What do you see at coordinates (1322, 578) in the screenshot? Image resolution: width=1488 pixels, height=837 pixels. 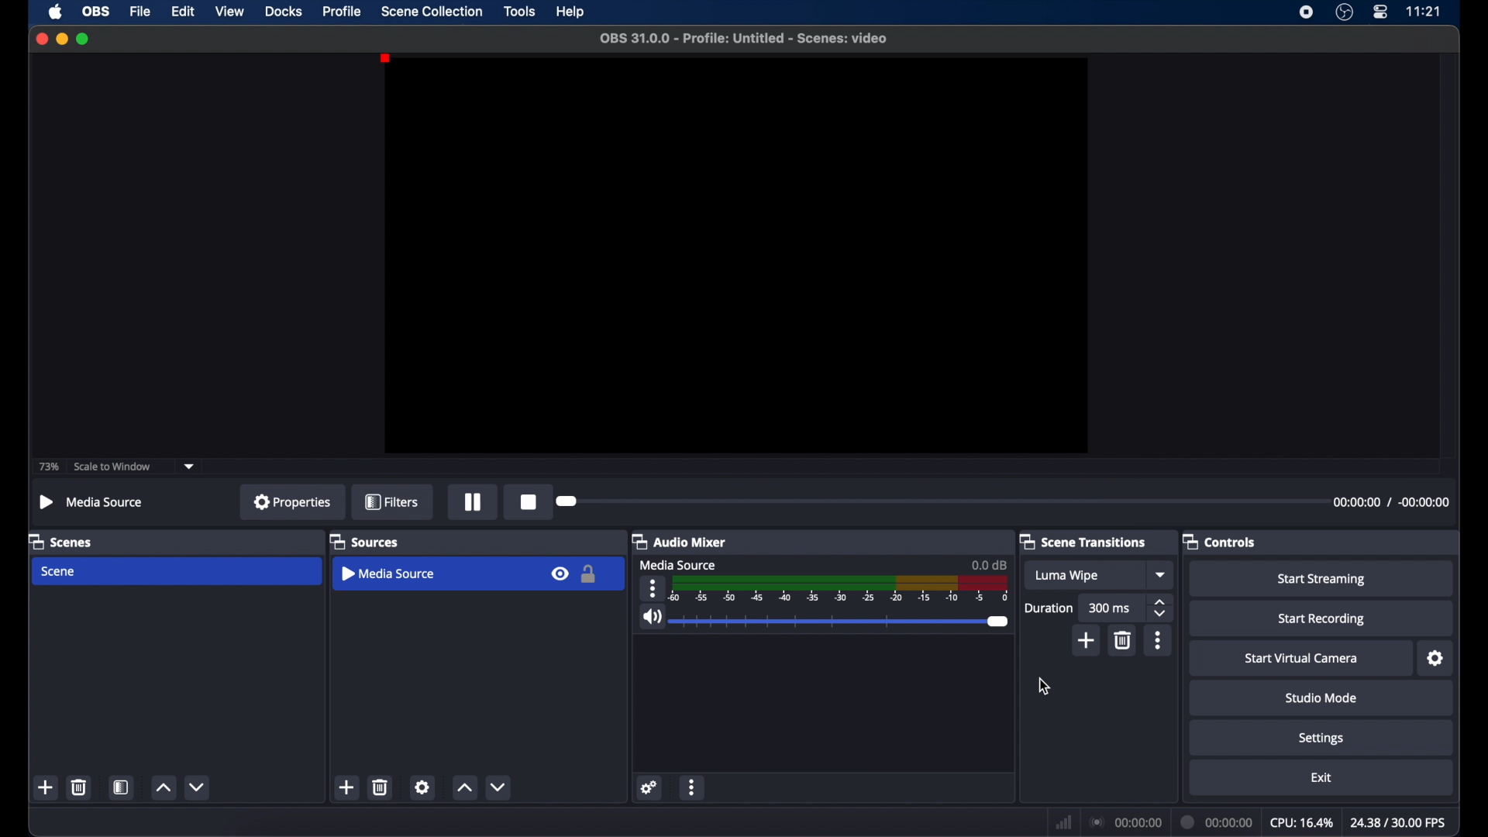 I see `start streaming` at bounding box center [1322, 578].